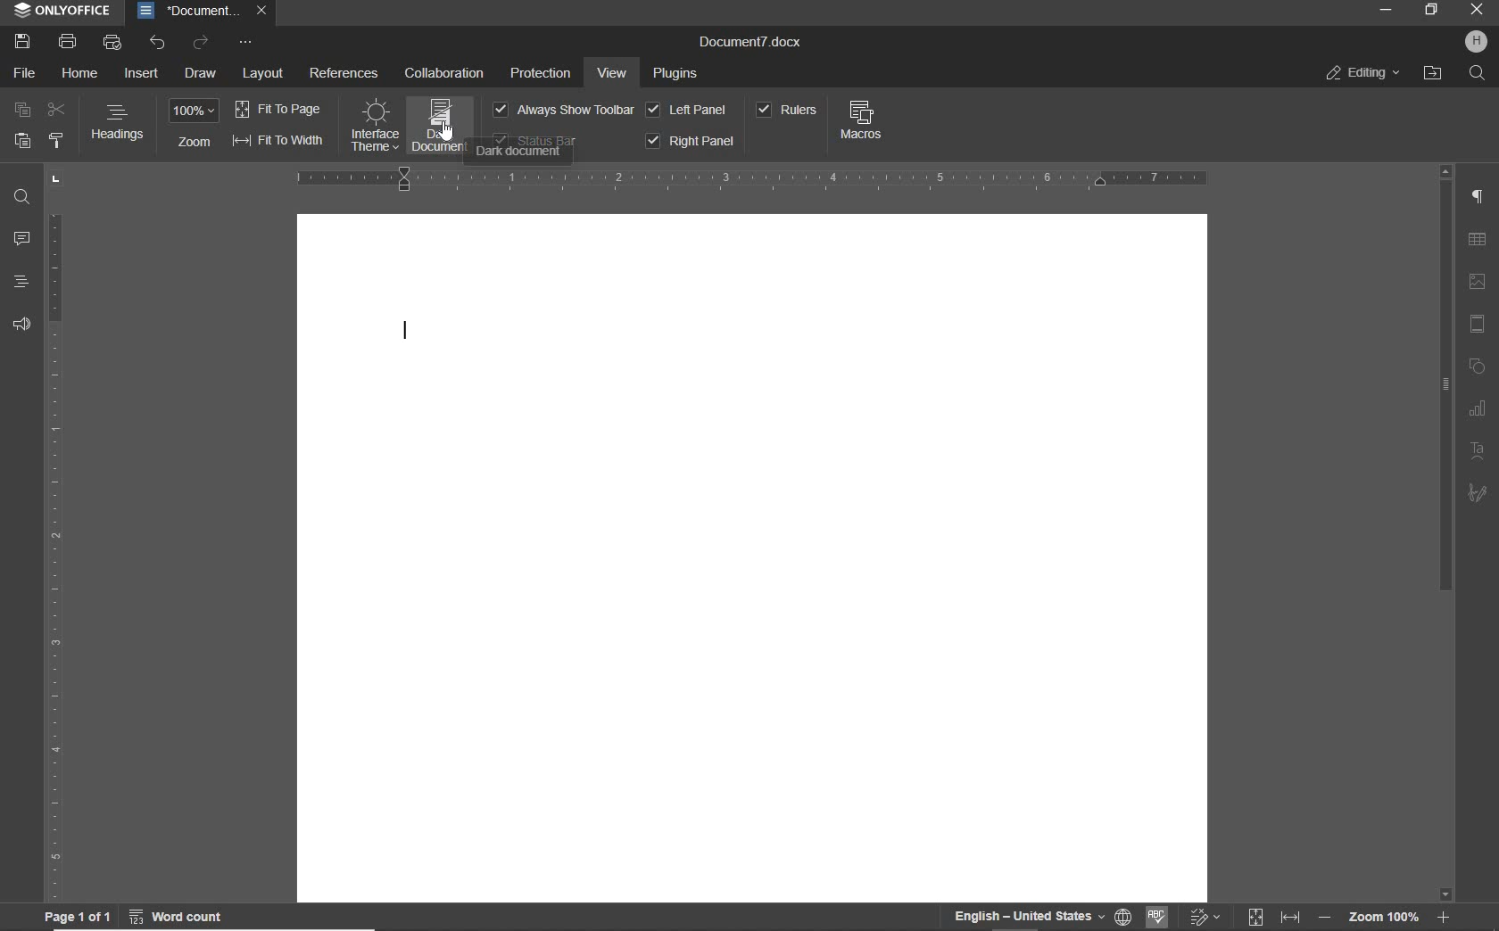  What do you see at coordinates (54, 556) in the screenshot?
I see `RULER` at bounding box center [54, 556].